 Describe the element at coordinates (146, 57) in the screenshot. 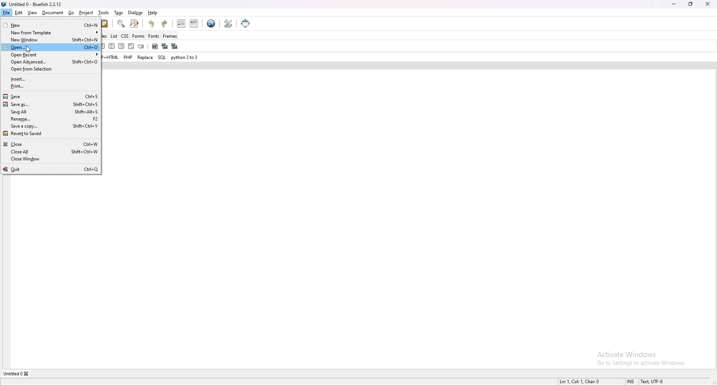

I see `replace` at that location.